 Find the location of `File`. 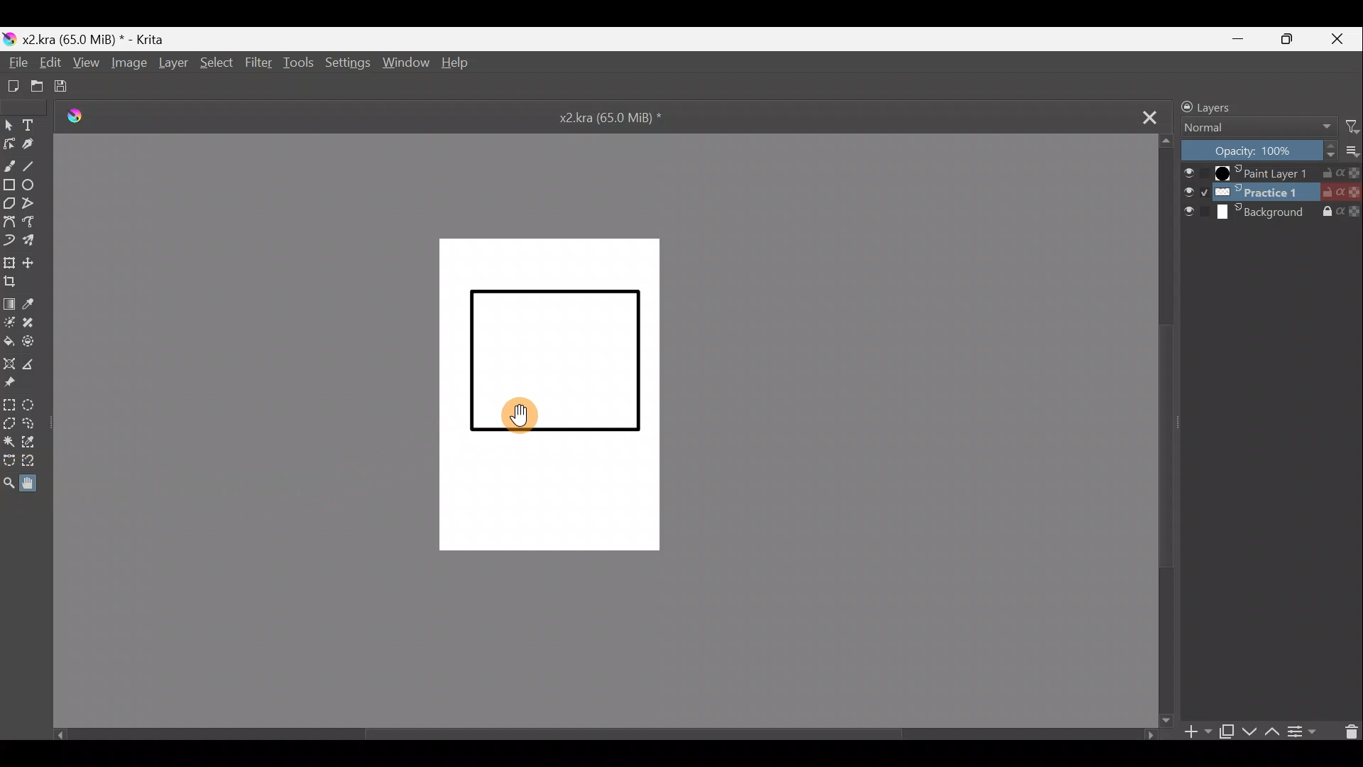

File is located at coordinates (16, 62).